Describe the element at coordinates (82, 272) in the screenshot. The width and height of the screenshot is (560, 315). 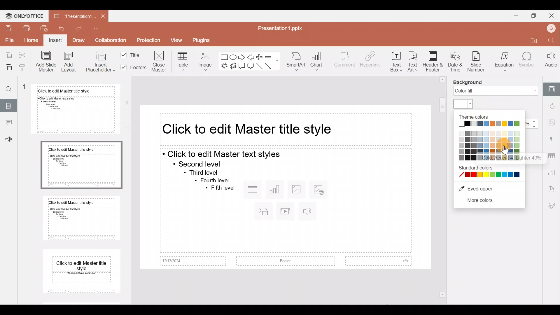
I see `Master slide 4` at that location.